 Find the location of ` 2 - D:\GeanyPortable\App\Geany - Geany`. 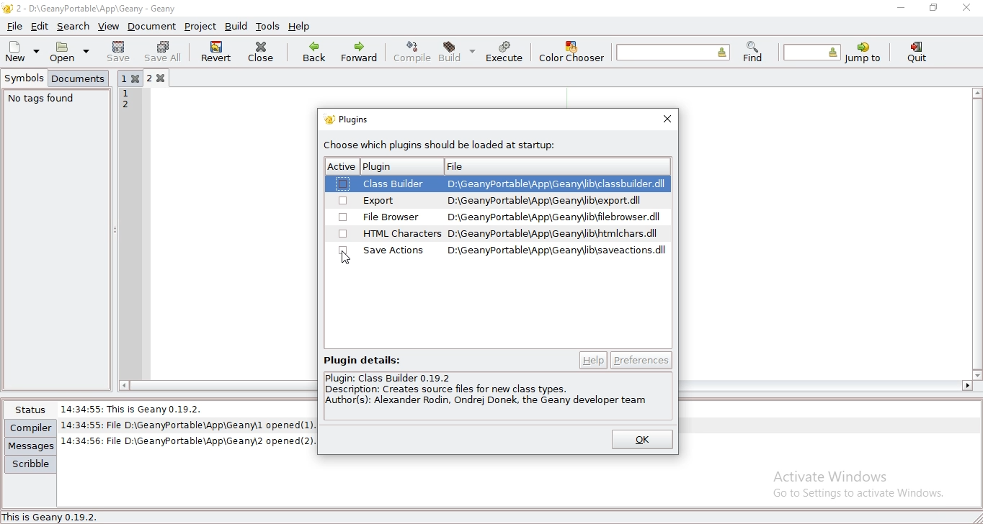

 2 - D:\GeanyPortable\App\Geany - Geany is located at coordinates (99, 8).